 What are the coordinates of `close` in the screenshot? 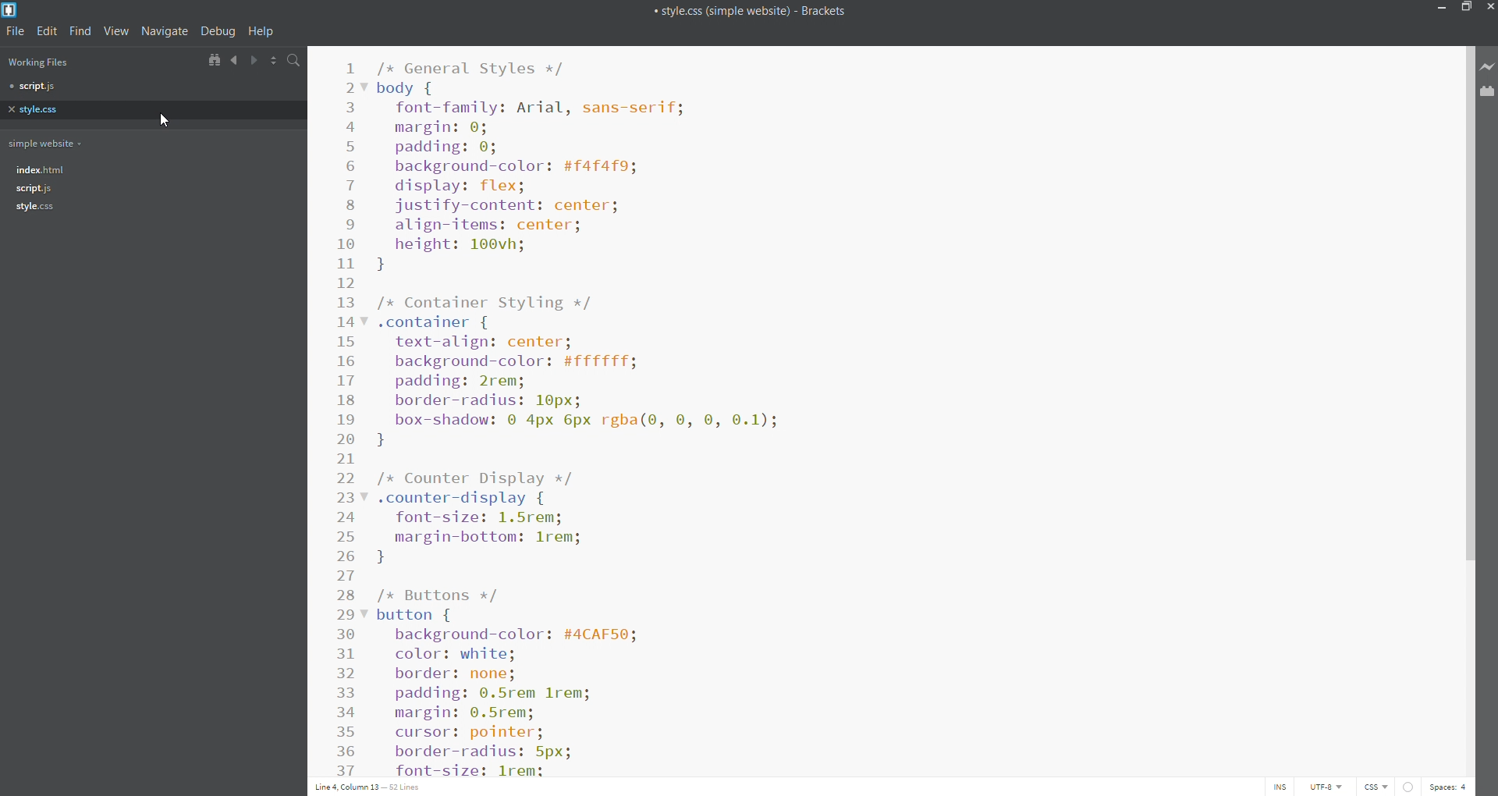 It's located at (1489, 9).